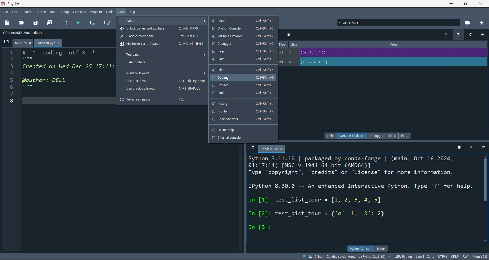 Image resolution: width=489 pixels, height=260 pixels. What do you see at coordinates (391, 135) in the screenshot?
I see `file` at bounding box center [391, 135].